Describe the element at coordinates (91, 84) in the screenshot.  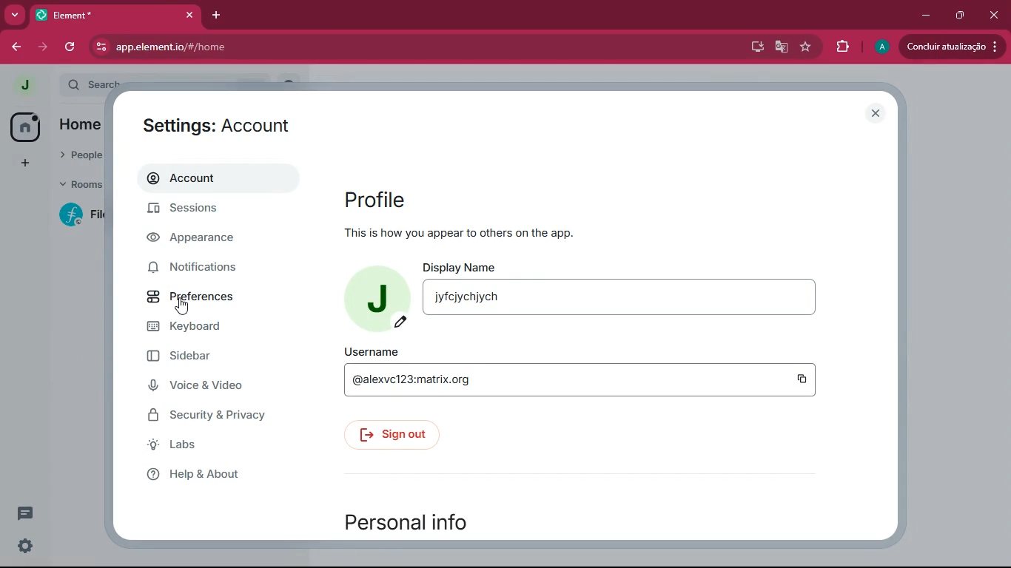
I see `search bar` at that location.